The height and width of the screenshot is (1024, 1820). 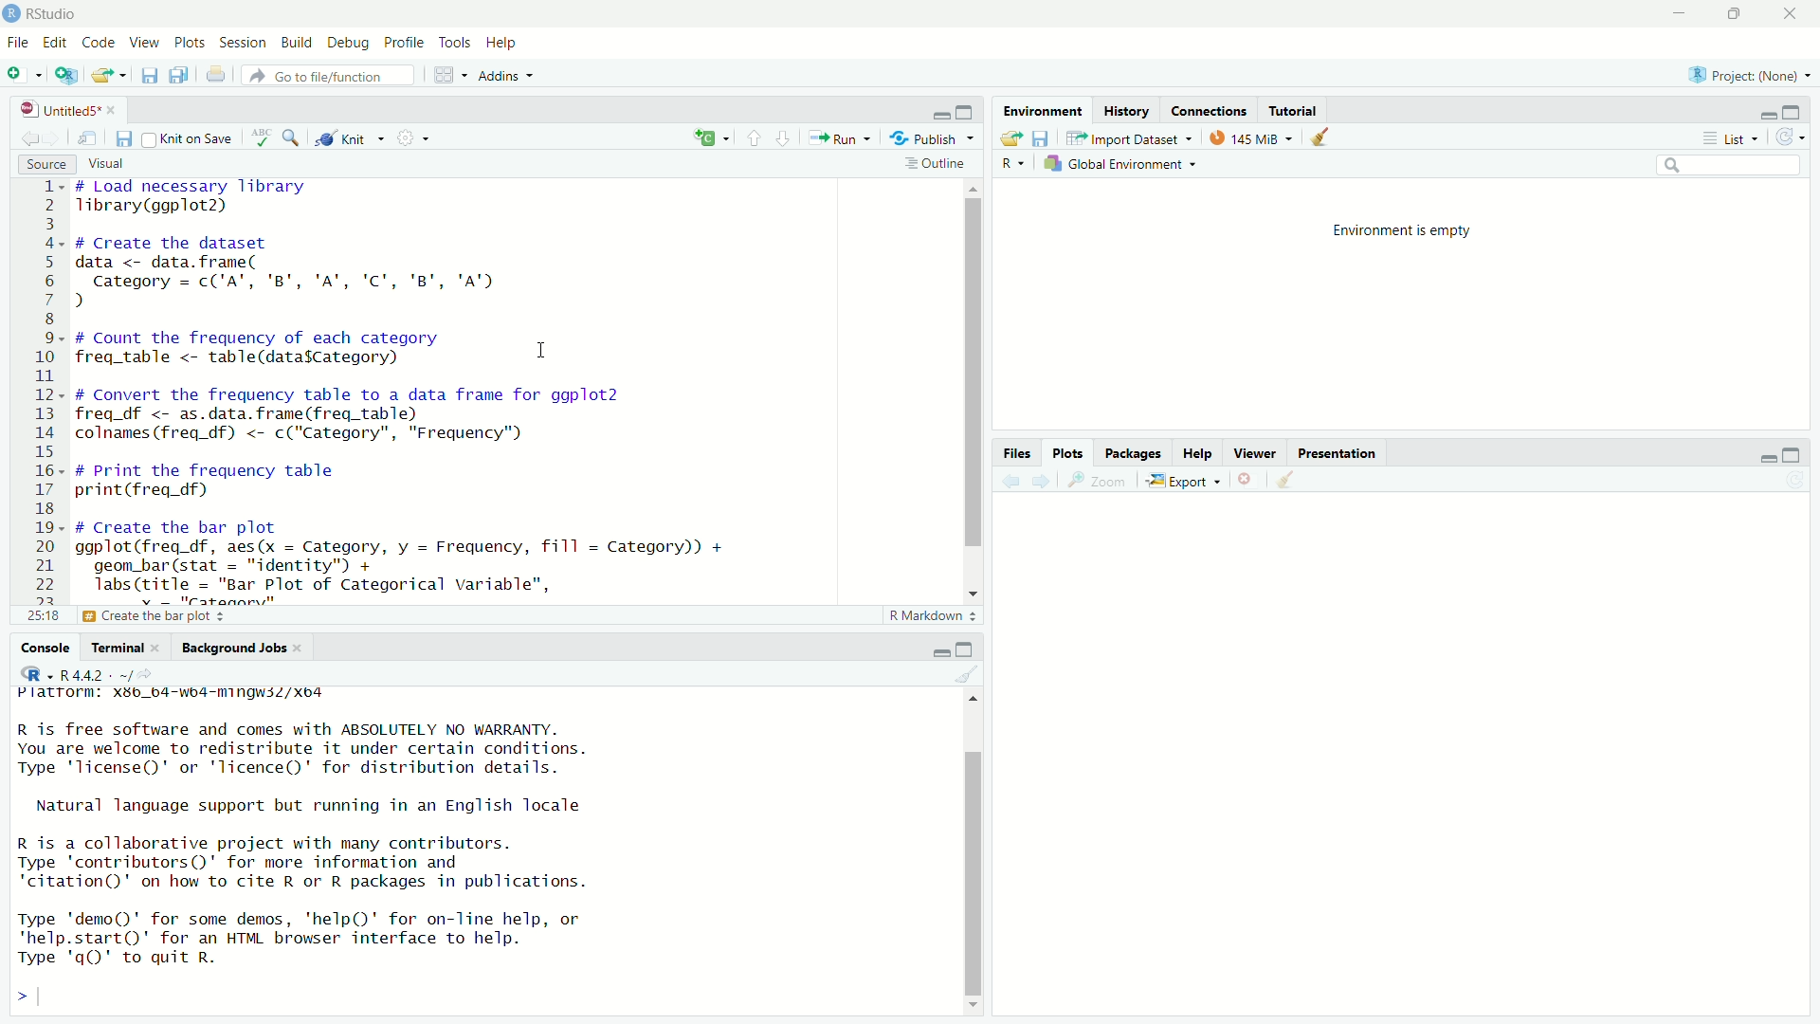 I want to click on save, so click(x=126, y=139).